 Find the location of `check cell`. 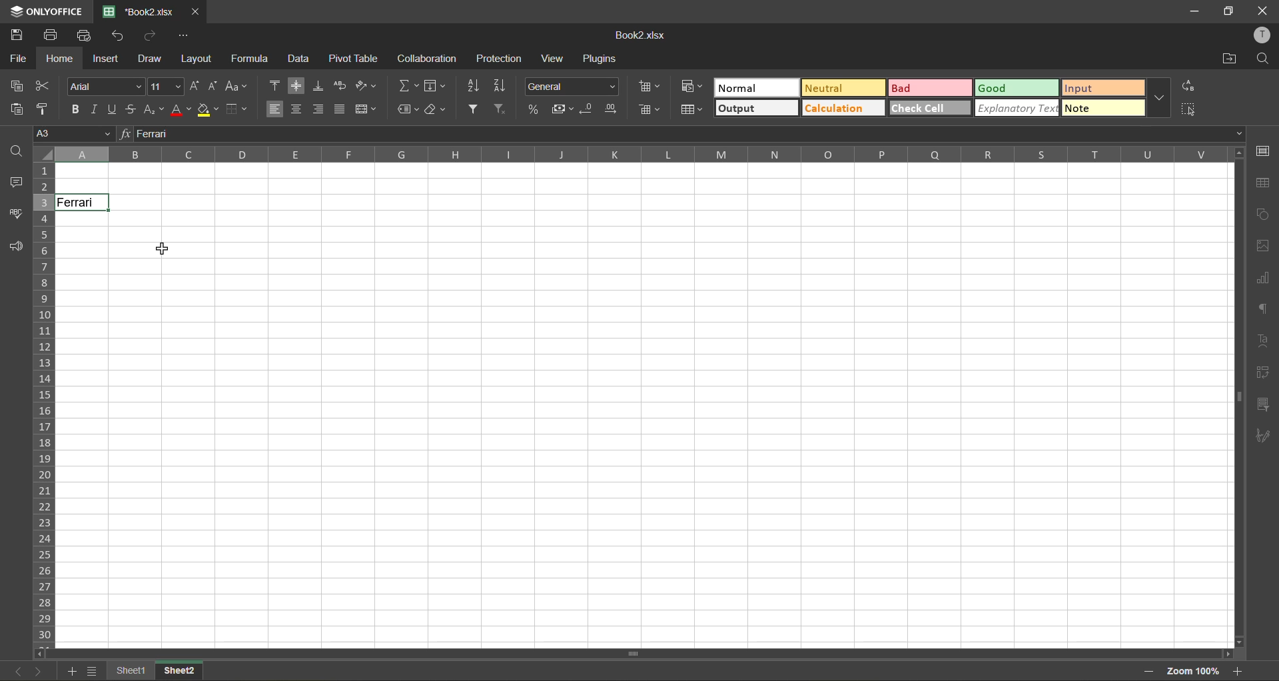

check cell is located at coordinates (931, 109).